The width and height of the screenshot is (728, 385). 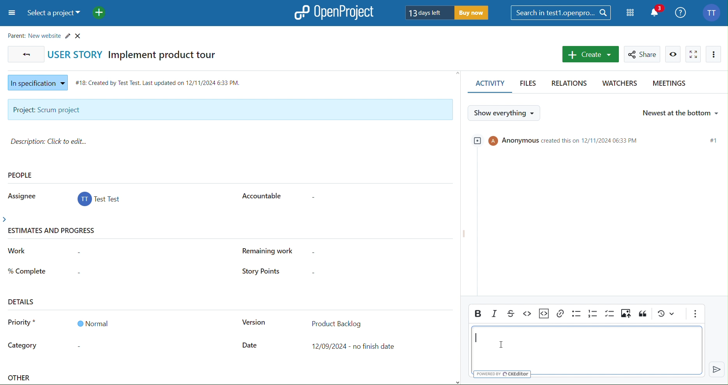 What do you see at coordinates (512, 313) in the screenshot?
I see `Strikethrough` at bounding box center [512, 313].